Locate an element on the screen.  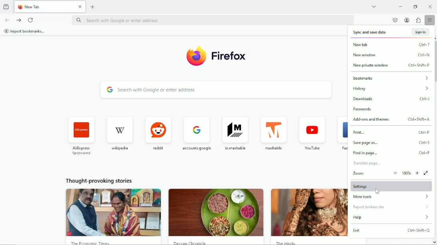
print is located at coordinates (391, 133).